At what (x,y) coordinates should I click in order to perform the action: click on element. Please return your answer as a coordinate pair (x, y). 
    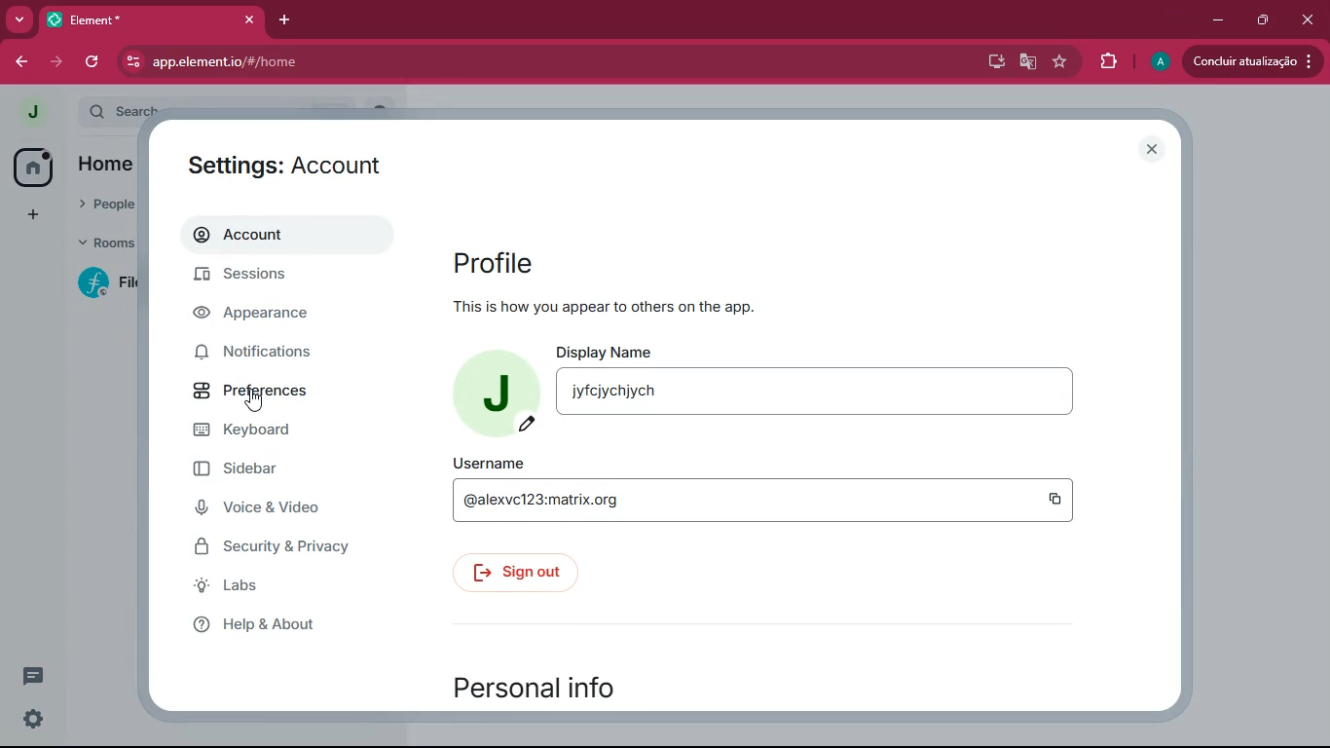
    Looking at the image, I should click on (151, 19).